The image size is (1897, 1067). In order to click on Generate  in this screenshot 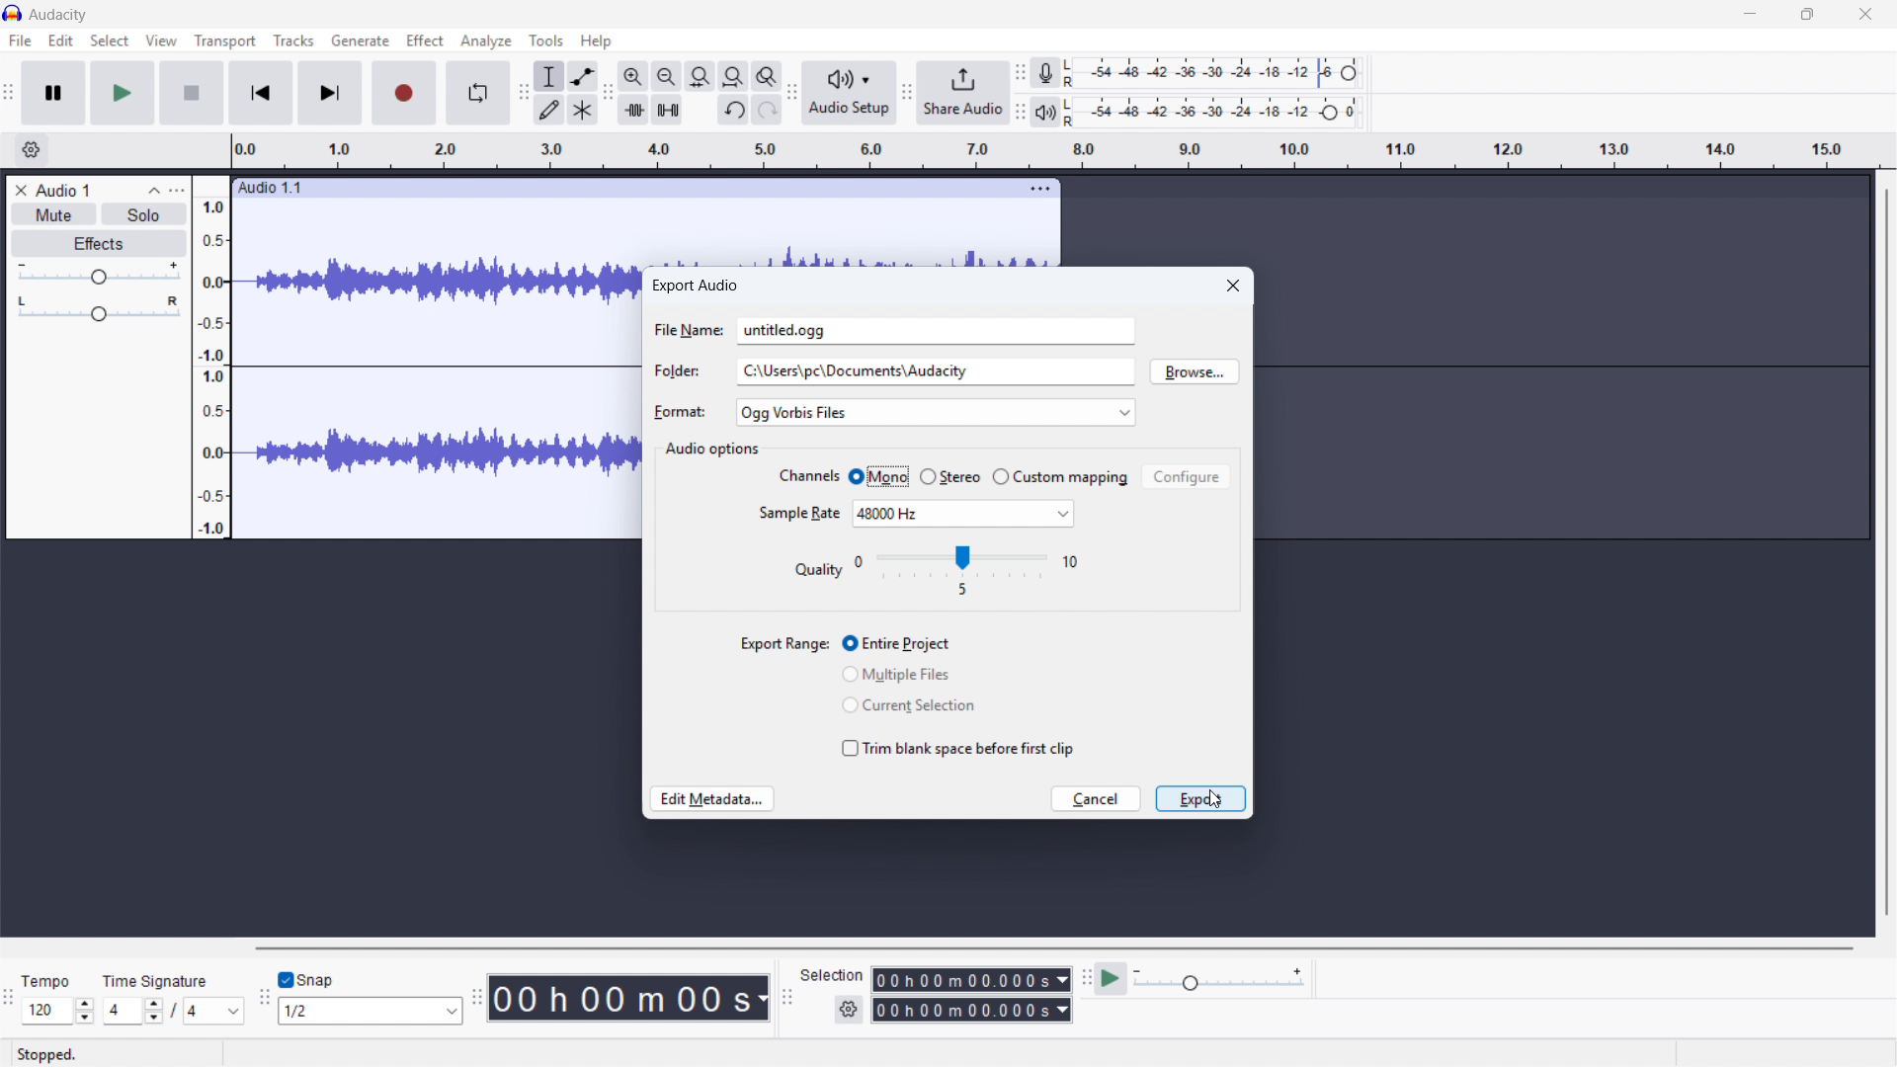, I will do `click(359, 40)`.